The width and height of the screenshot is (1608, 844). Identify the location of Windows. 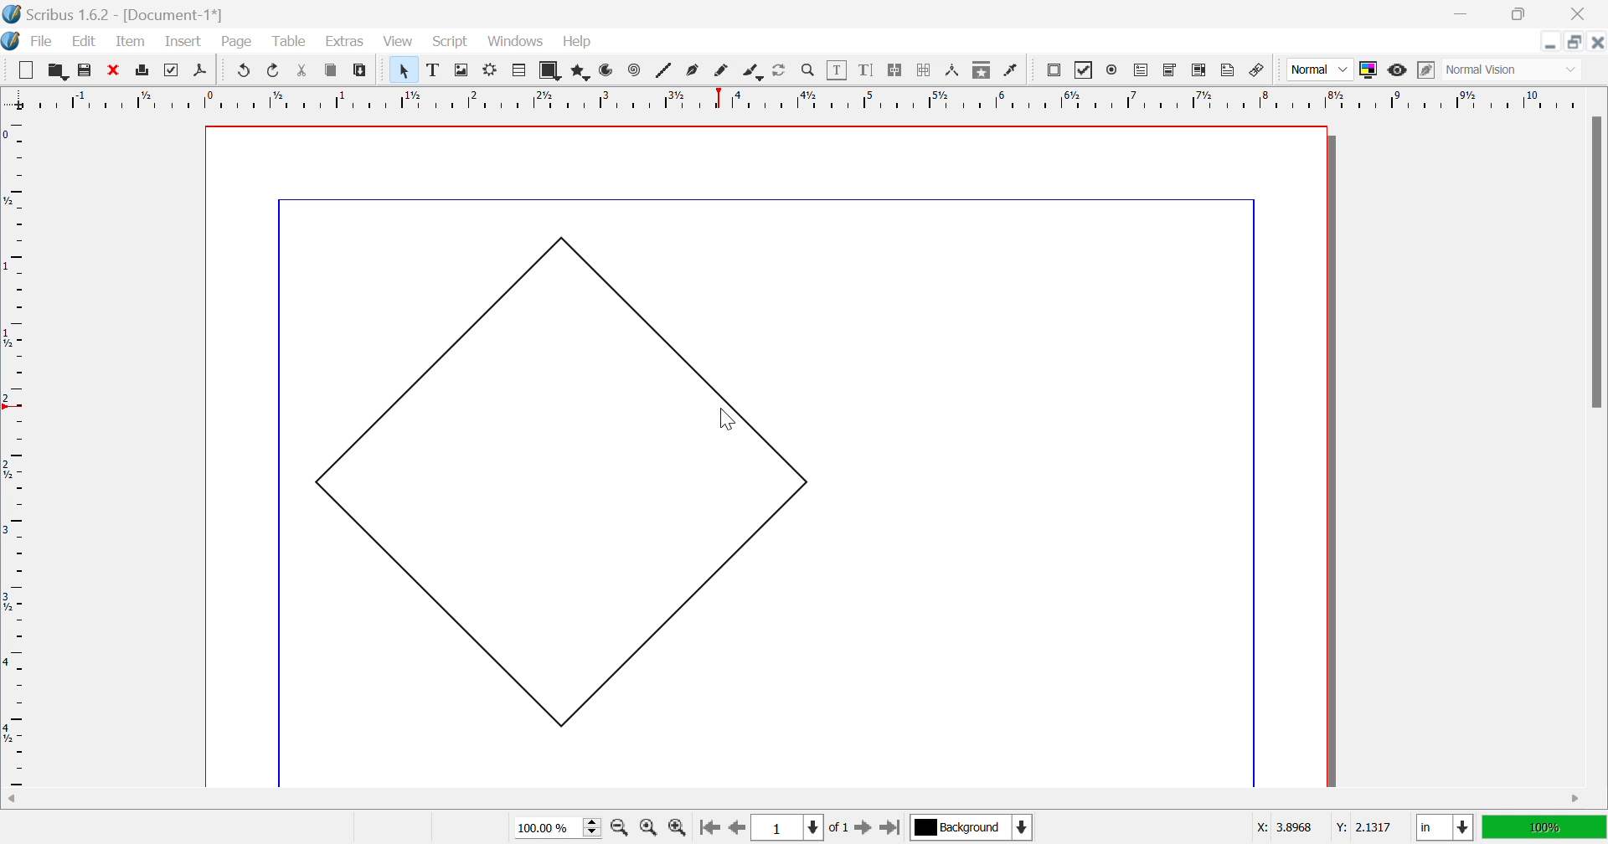
(517, 42).